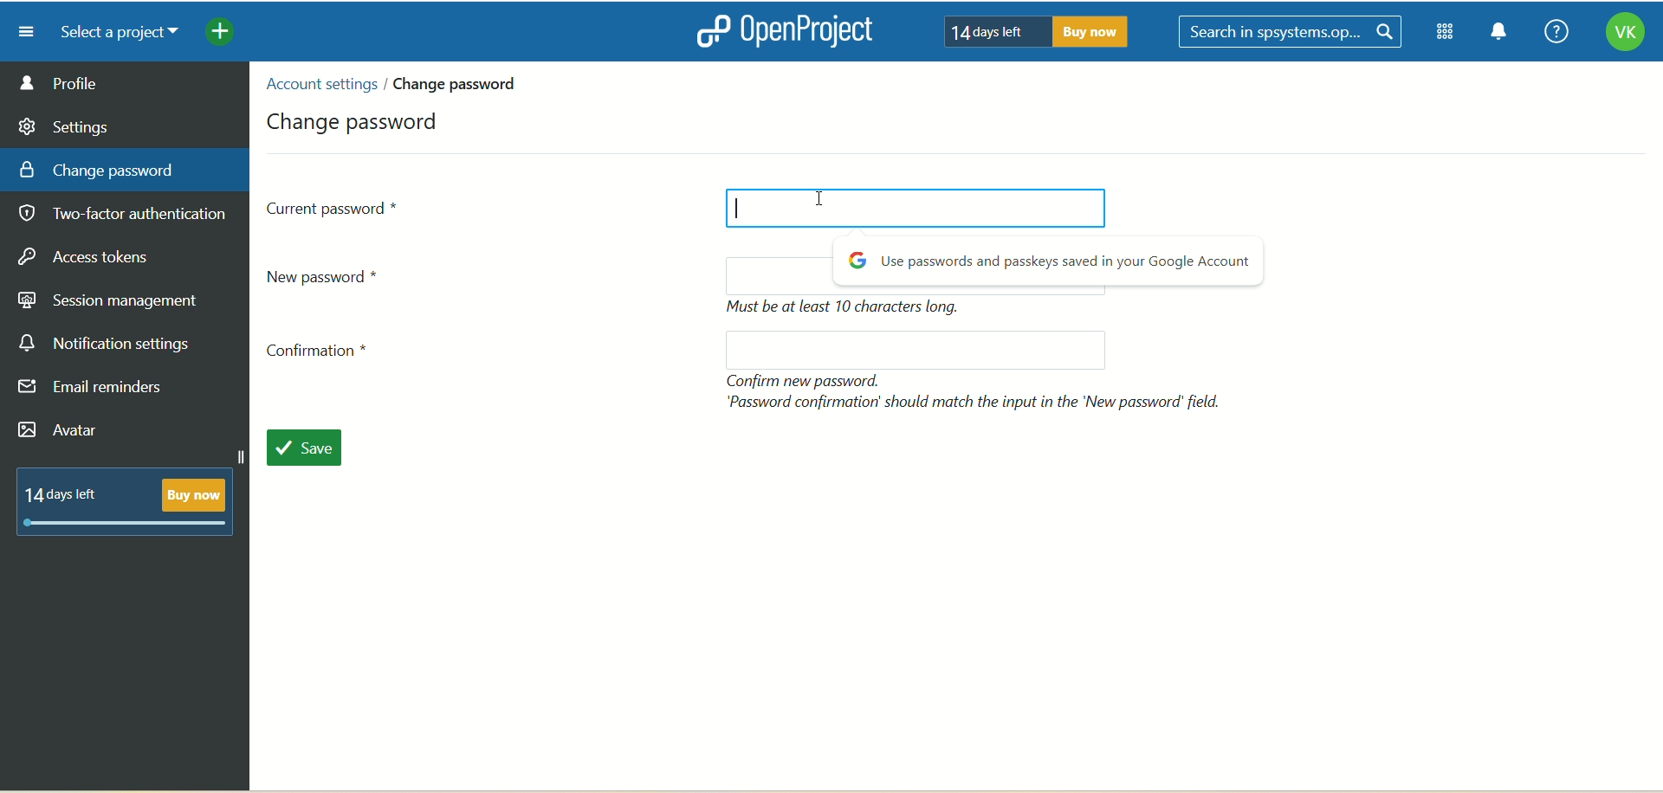 This screenshot has width=1663, height=793. Describe the element at coordinates (126, 82) in the screenshot. I see `profile` at that location.